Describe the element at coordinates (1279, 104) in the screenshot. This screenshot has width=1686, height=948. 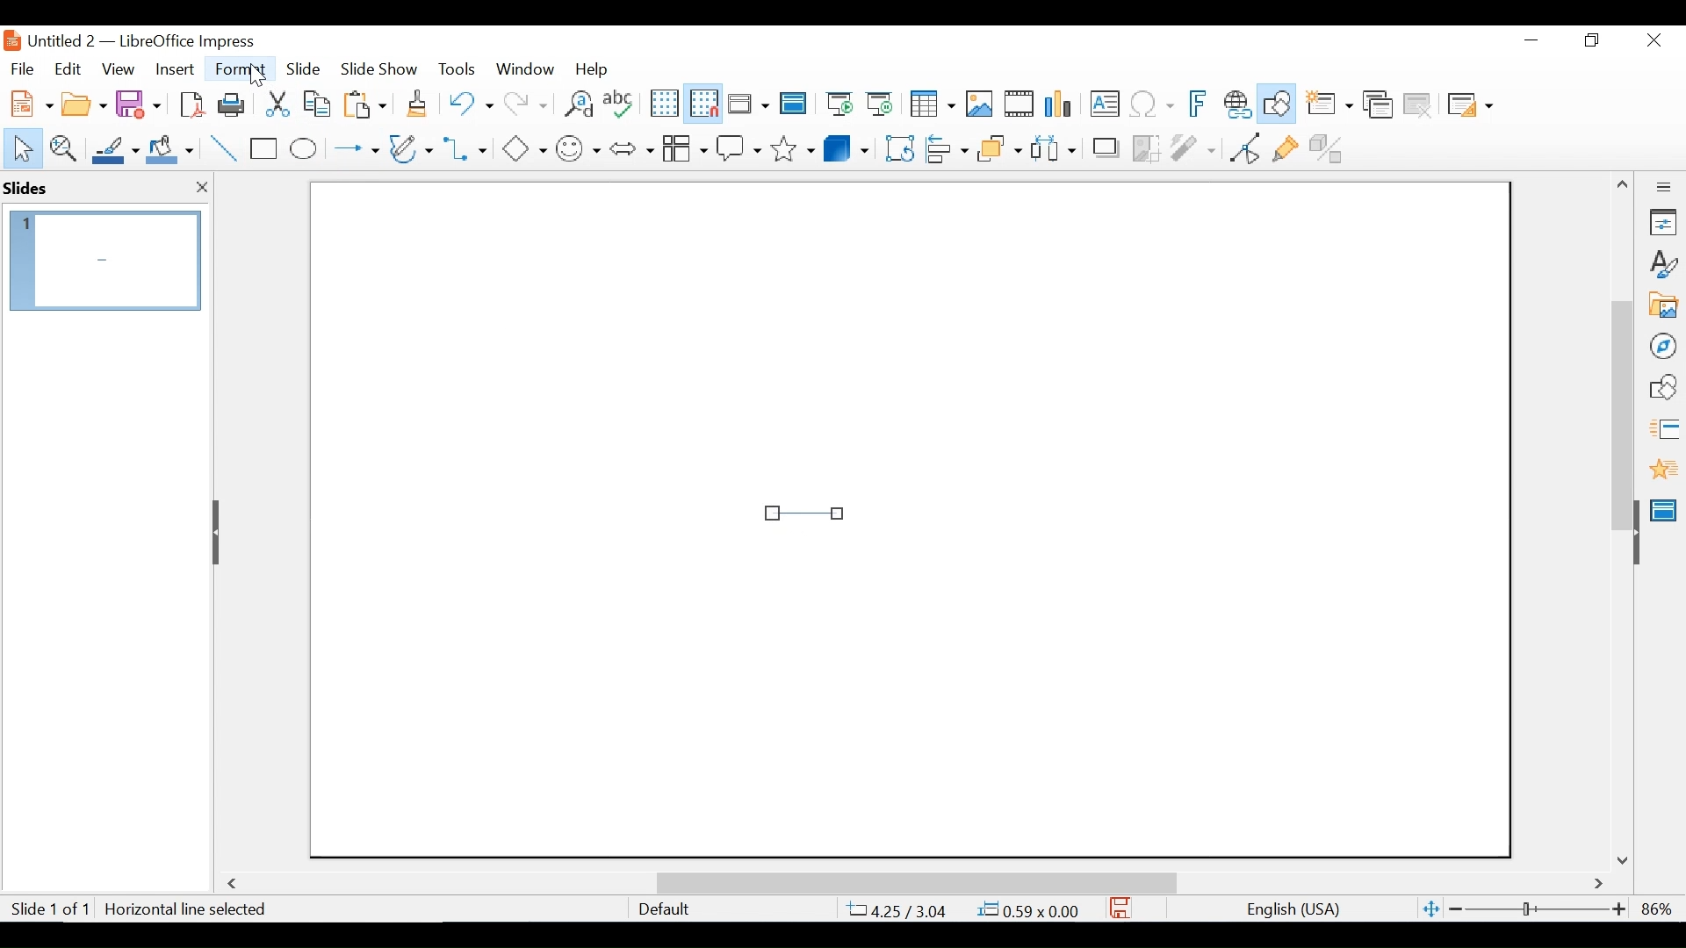
I see `Show Draw Functions` at that location.